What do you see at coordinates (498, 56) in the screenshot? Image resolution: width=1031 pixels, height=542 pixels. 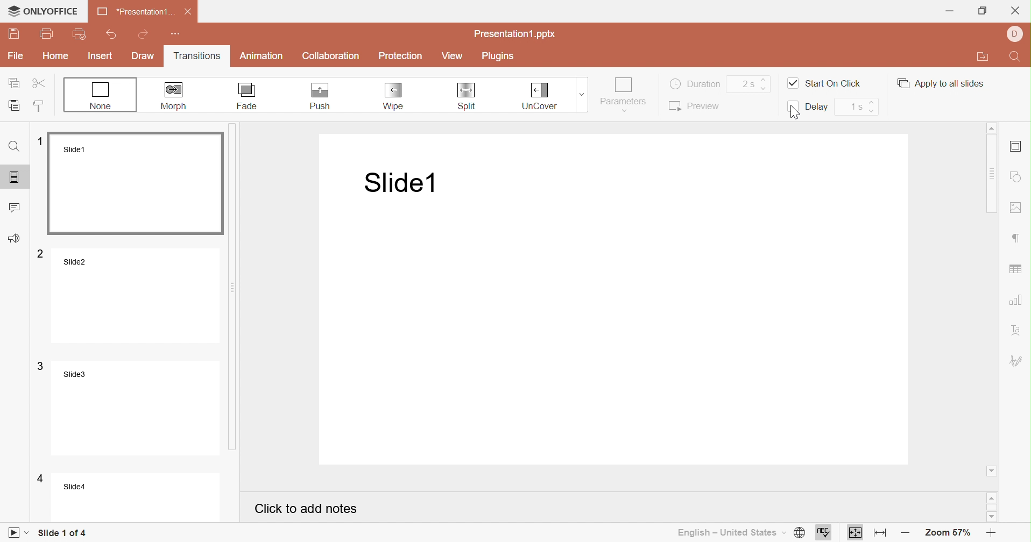 I see `Plugins` at bounding box center [498, 56].